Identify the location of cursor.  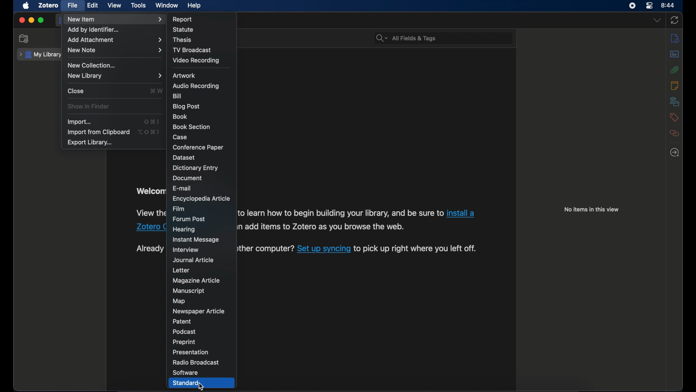
(201, 387).